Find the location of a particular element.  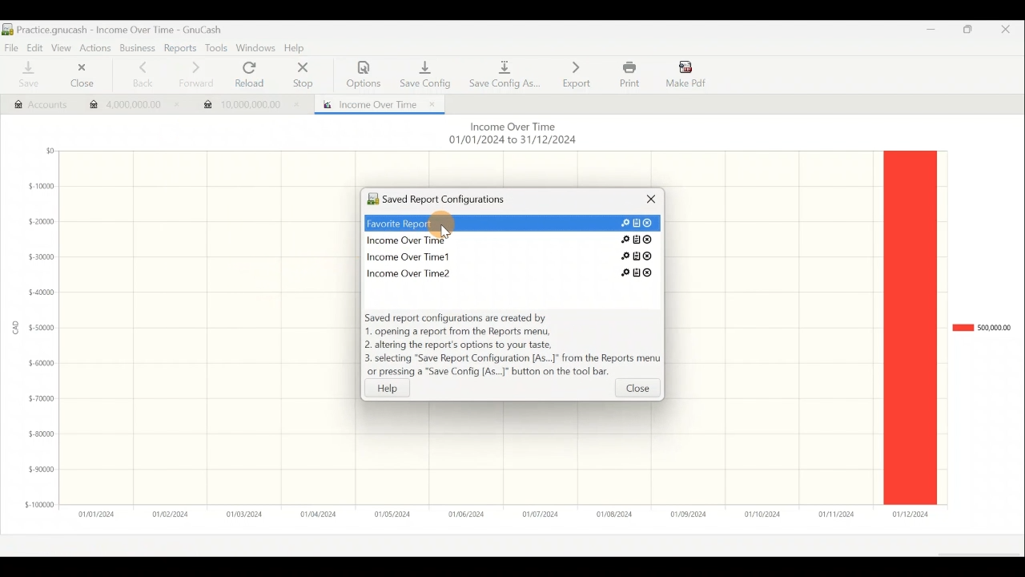

Maximize is located at coordinates (969, 32).